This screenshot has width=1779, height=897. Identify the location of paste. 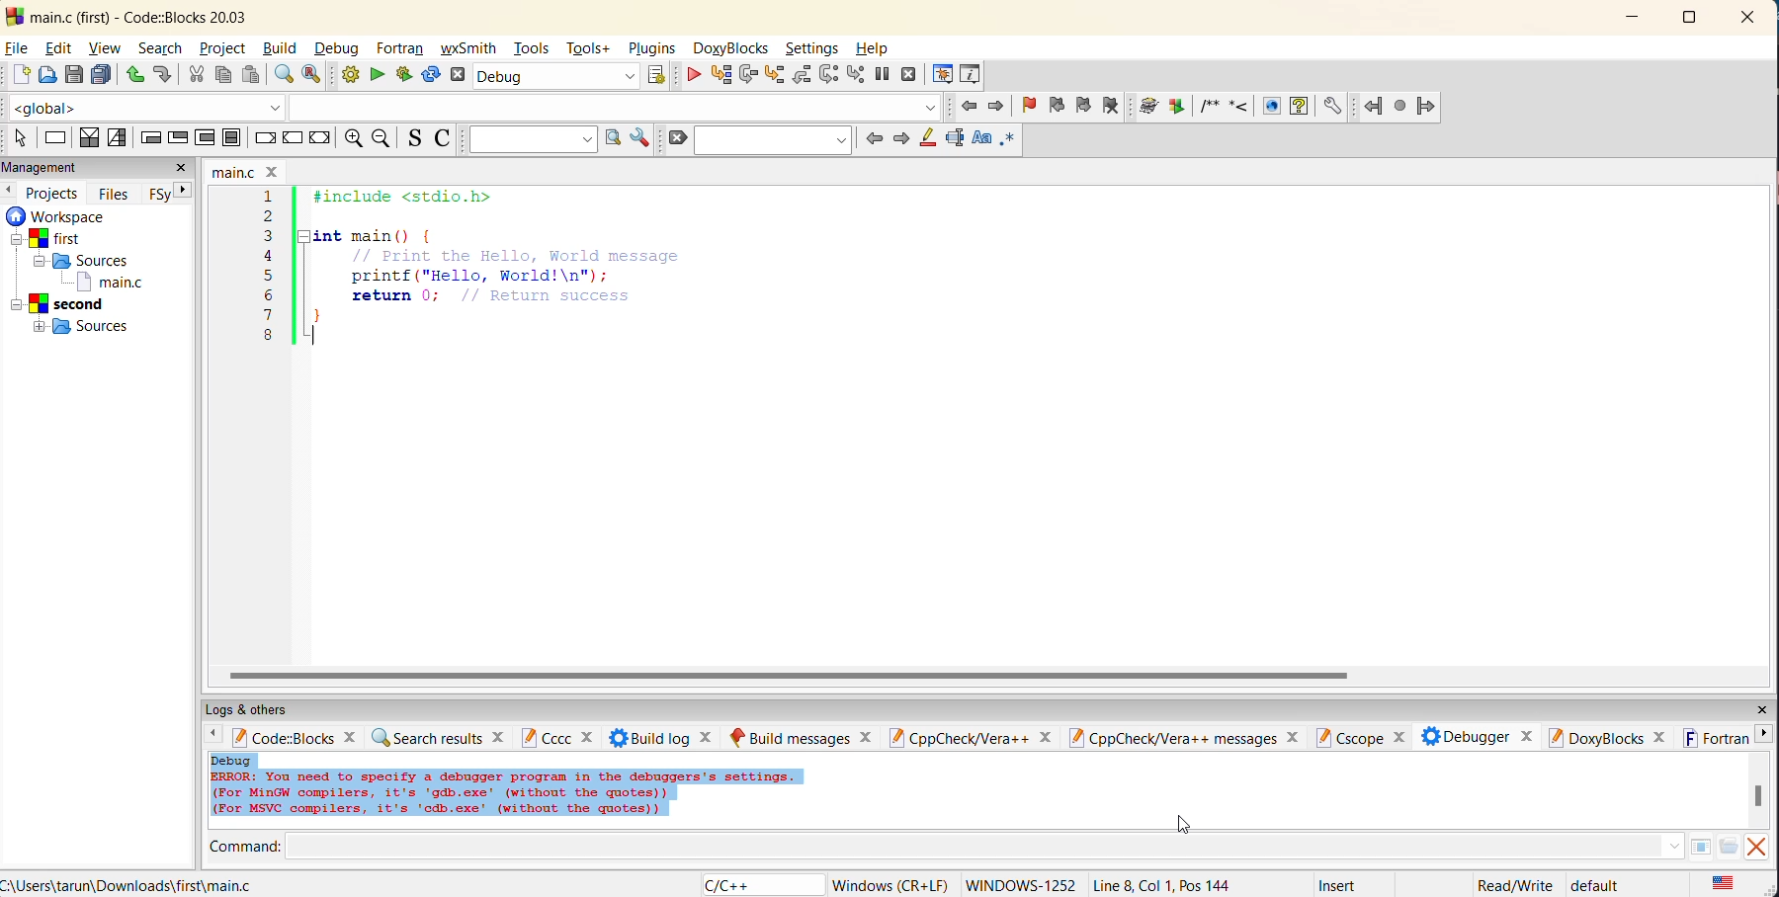
(252, 75).